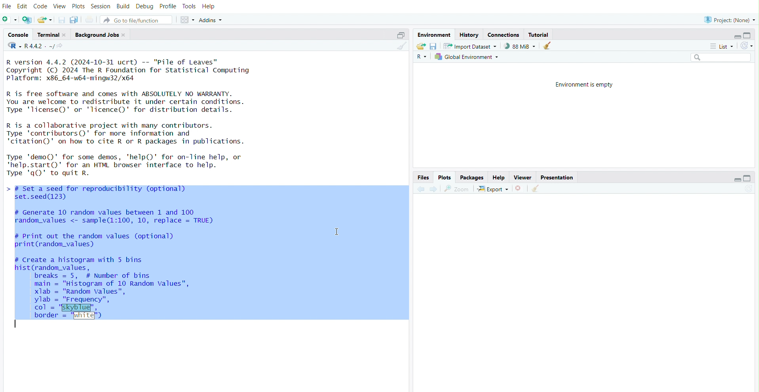  I want to click on presentation, so click(559, 177).